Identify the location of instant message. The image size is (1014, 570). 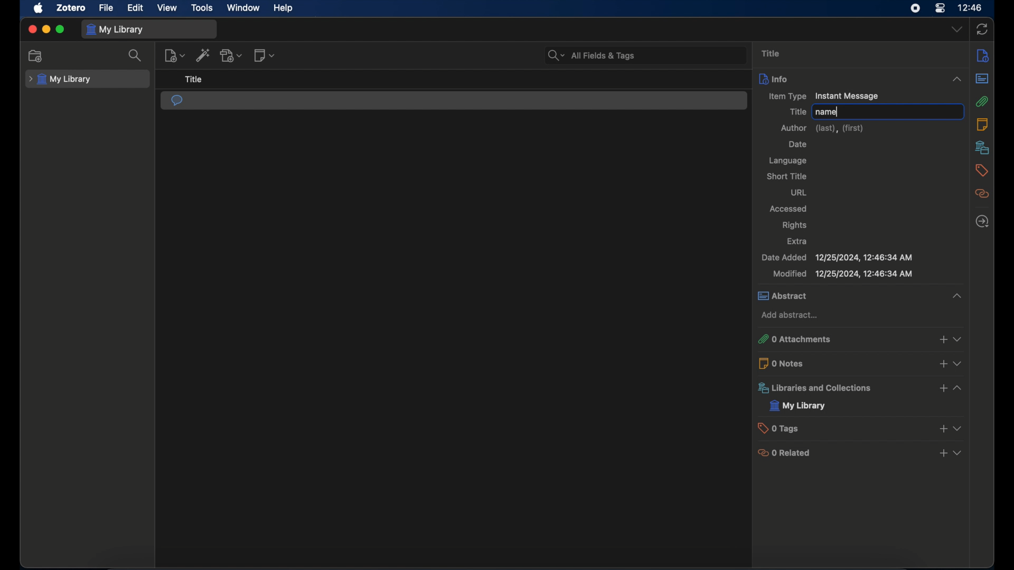
(177, 101).